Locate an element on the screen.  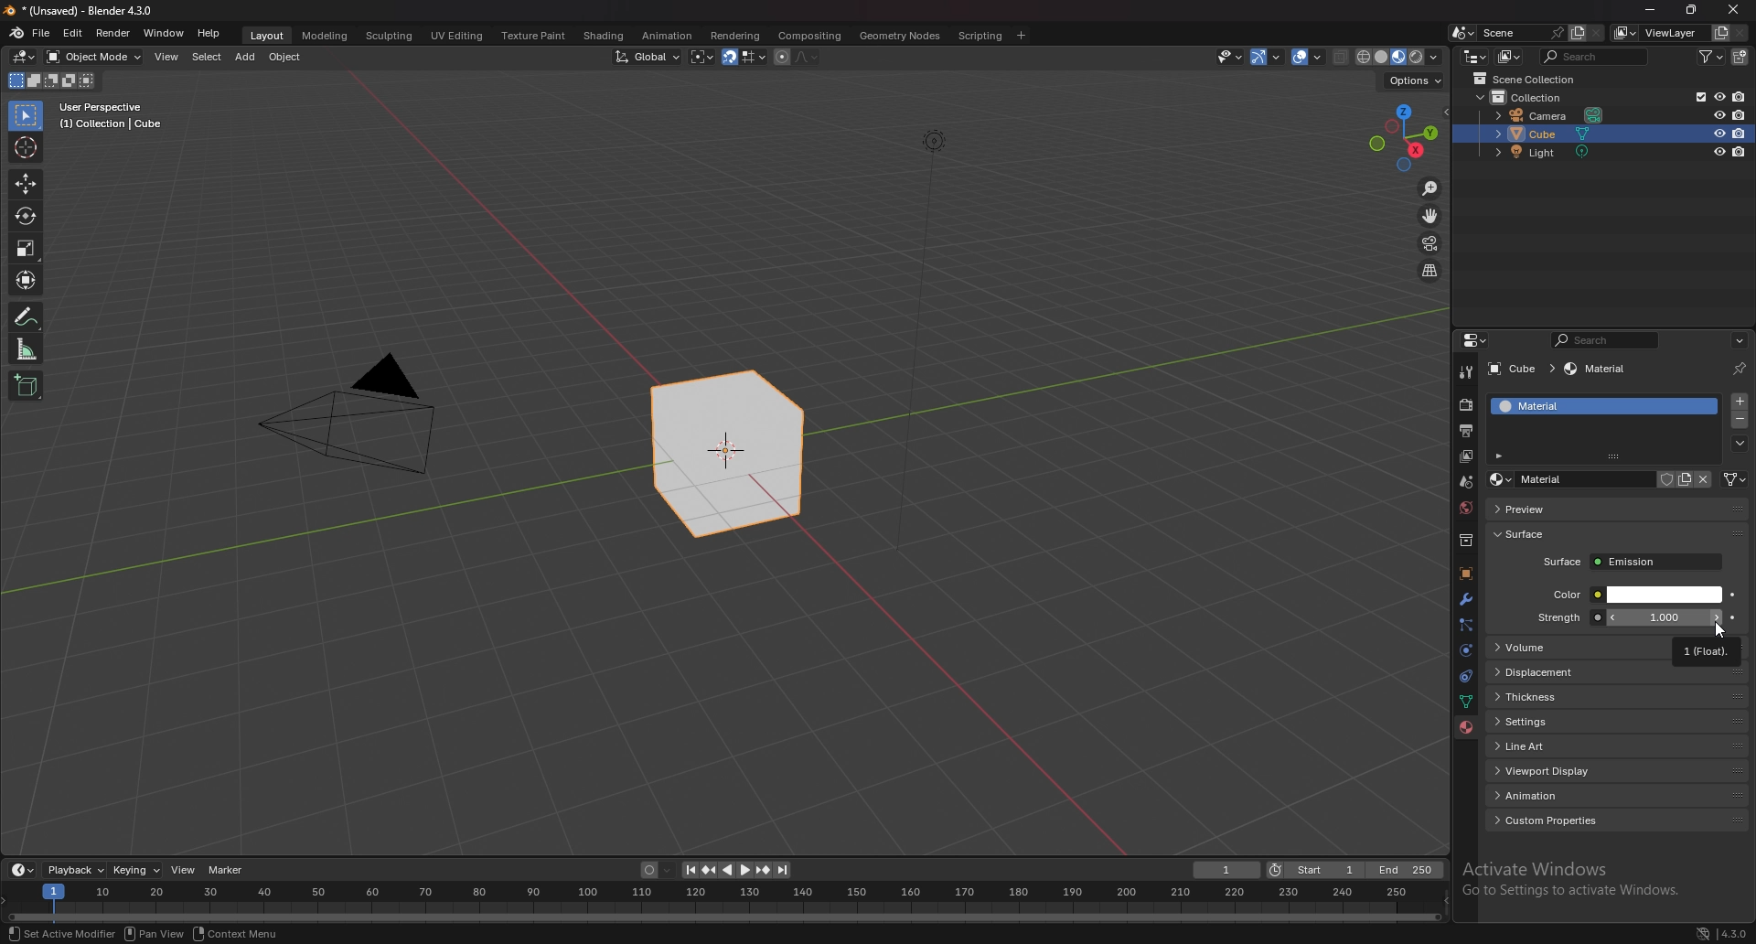
toggle pin id is located at coordinates (1739, 369).